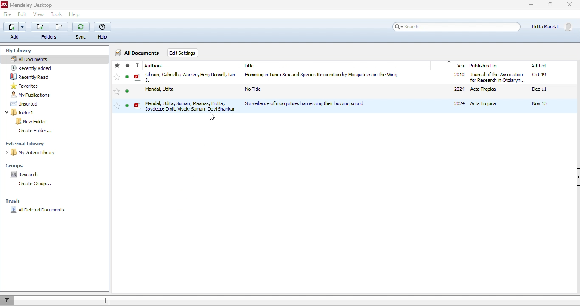  Describe the element at coordinates (28, 5) in the screenshot. I see `Mendeley Desktop` at that location.